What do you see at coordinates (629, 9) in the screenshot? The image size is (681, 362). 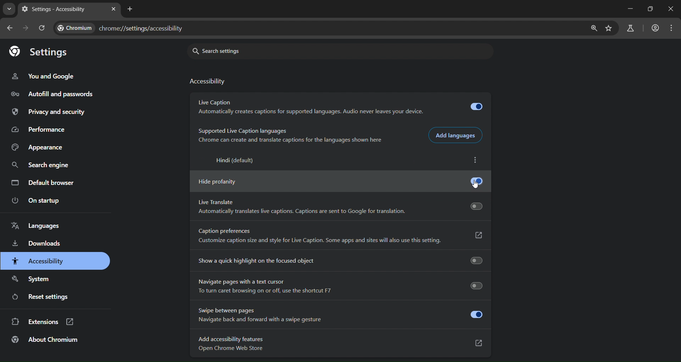 I see `minimize` at bounding box center [629, 9].